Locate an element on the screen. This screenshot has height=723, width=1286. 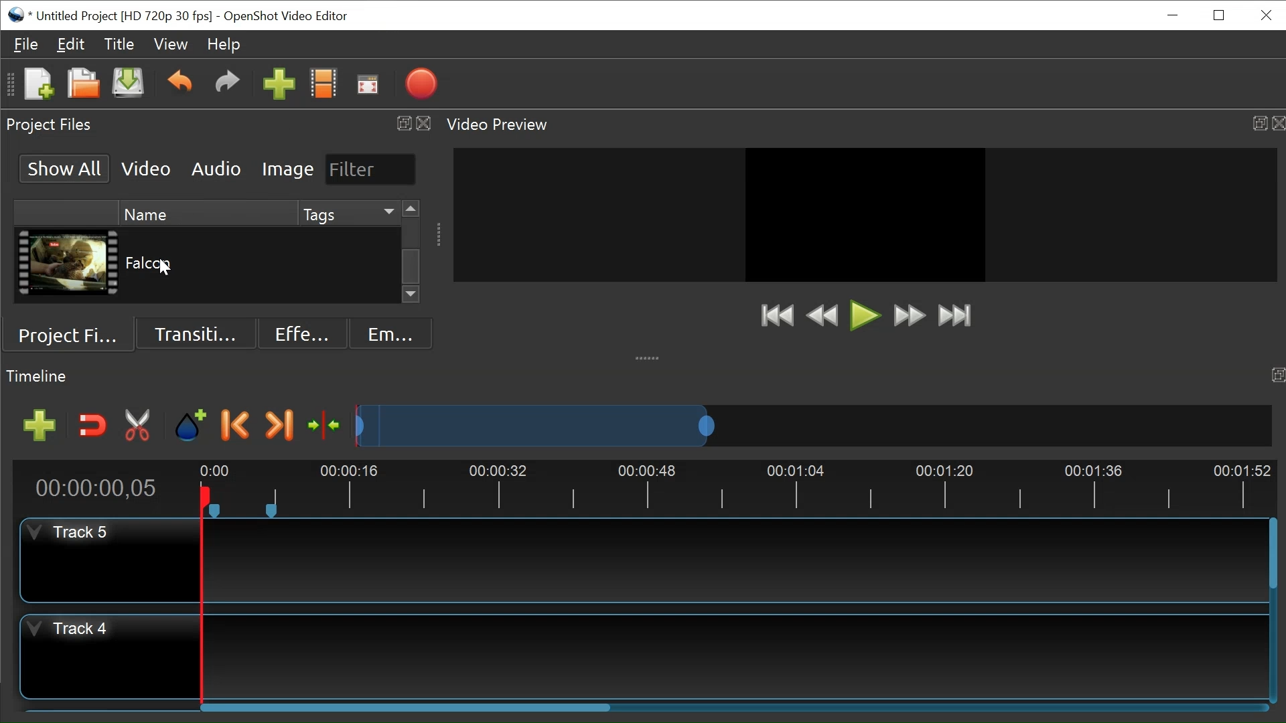
Name is located at coordinates (207, 264).